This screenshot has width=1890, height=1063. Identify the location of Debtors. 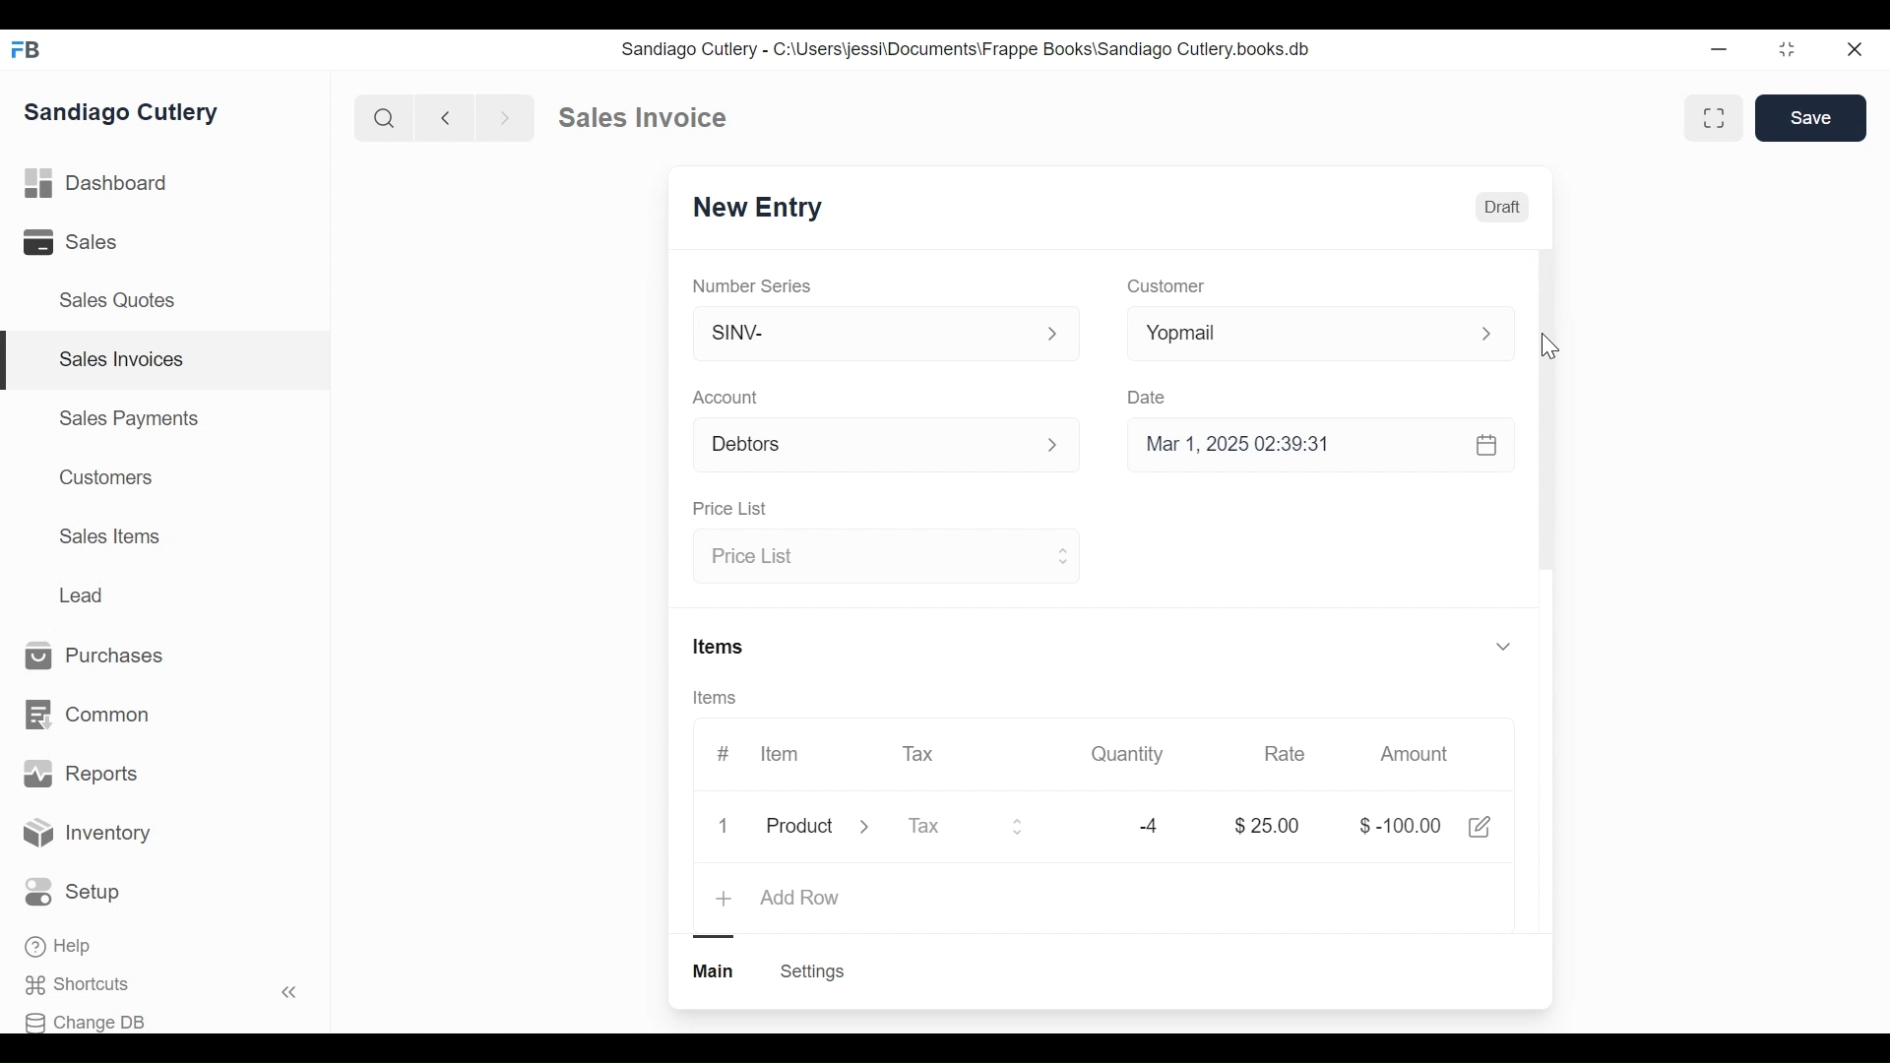
(874, 443).